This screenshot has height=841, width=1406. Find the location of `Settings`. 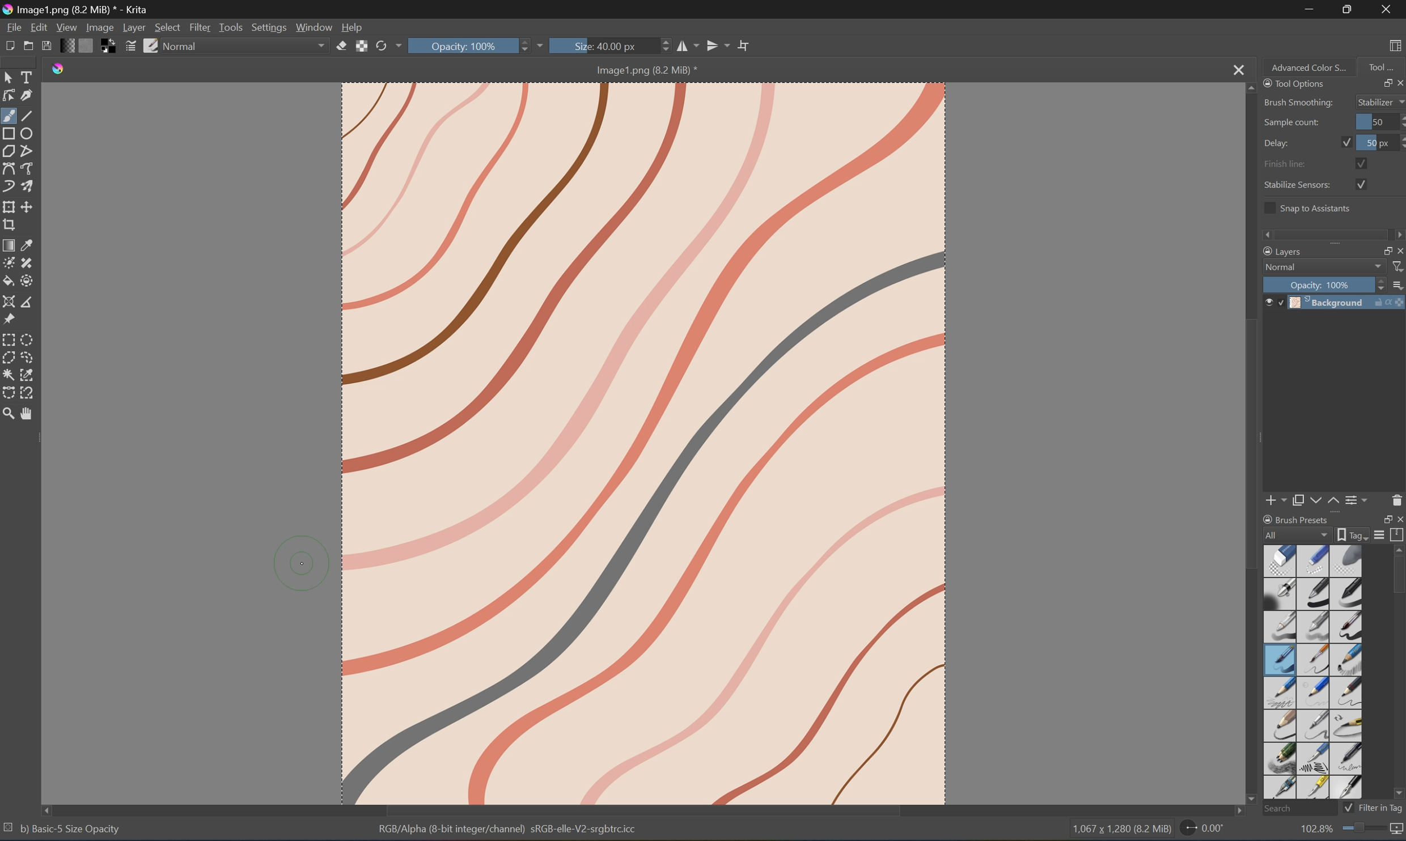

Settings is located at coordinates (268, 27).